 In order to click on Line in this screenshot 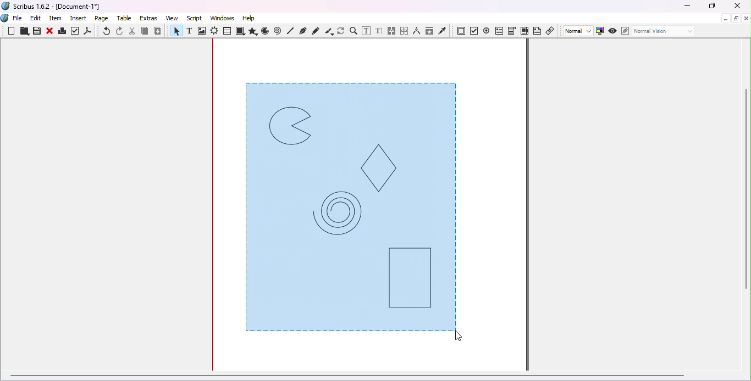, I will do `click(291, 31)`.